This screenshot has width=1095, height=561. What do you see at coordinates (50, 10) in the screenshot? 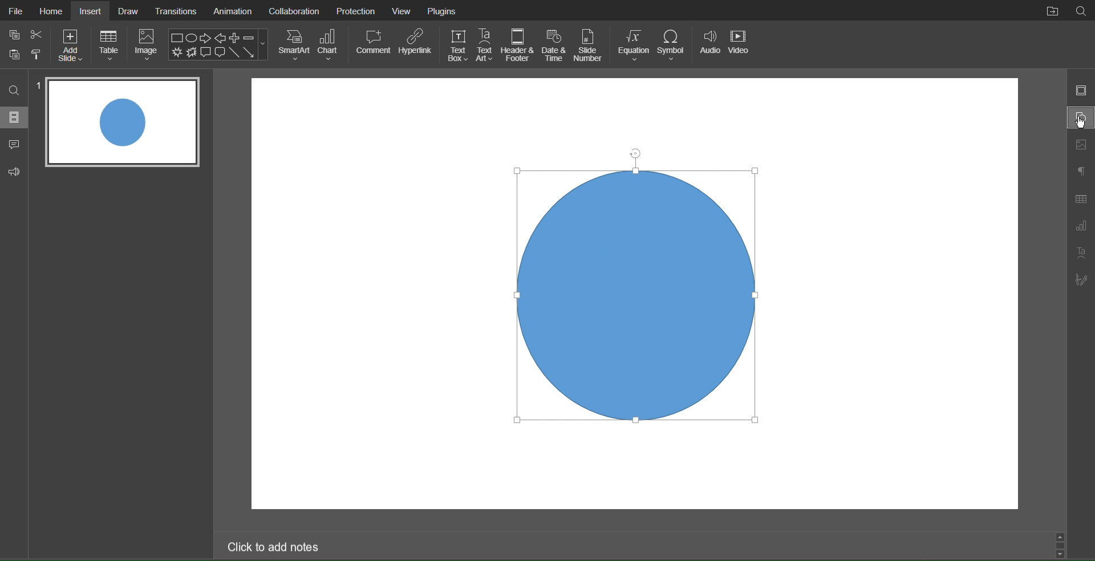
I see `Home` at bounding box center [50, 10].